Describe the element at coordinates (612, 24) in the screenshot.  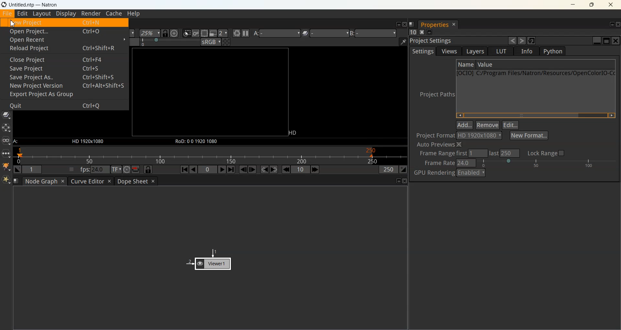
I see `Maximize` at that location.